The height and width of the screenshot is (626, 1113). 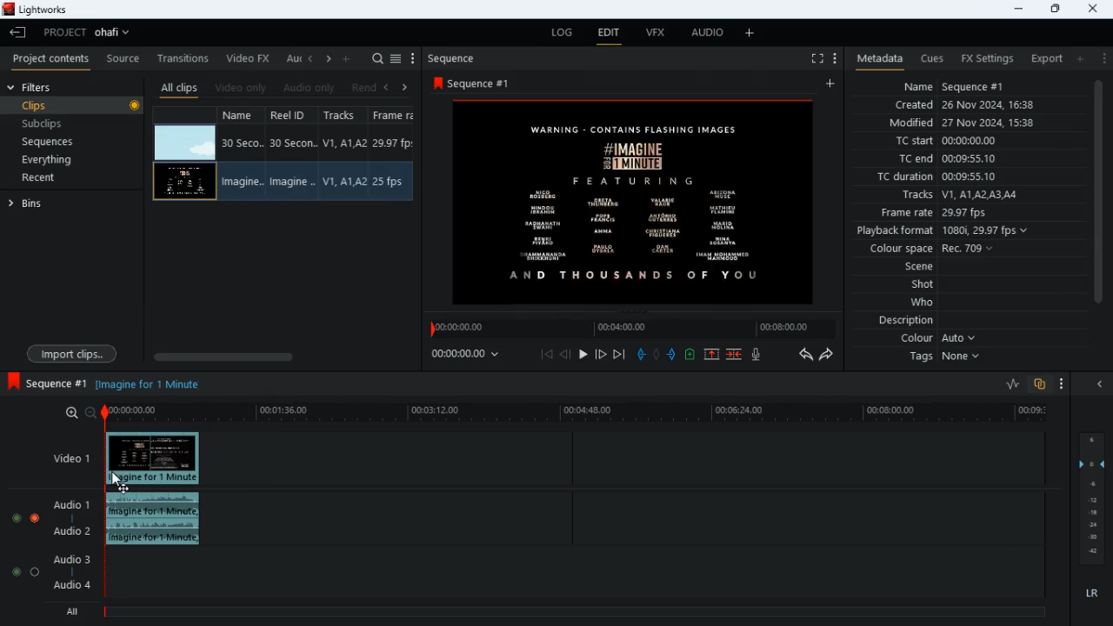 What do you see at coordinates (378, 57) in the screenshot?
I see `search` at bounding box center [378, 57].